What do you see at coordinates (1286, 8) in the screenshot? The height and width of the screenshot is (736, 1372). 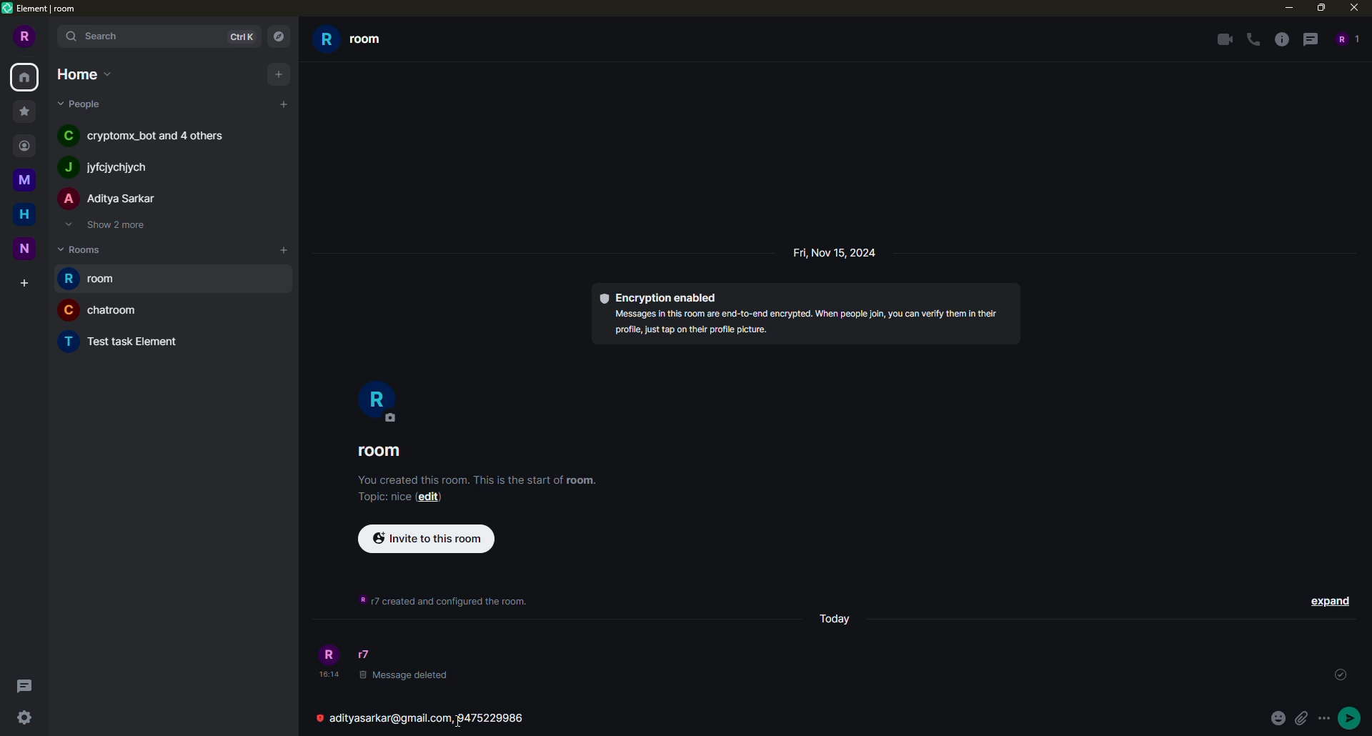 I see `minimize` at bounding box center [1286, 8].